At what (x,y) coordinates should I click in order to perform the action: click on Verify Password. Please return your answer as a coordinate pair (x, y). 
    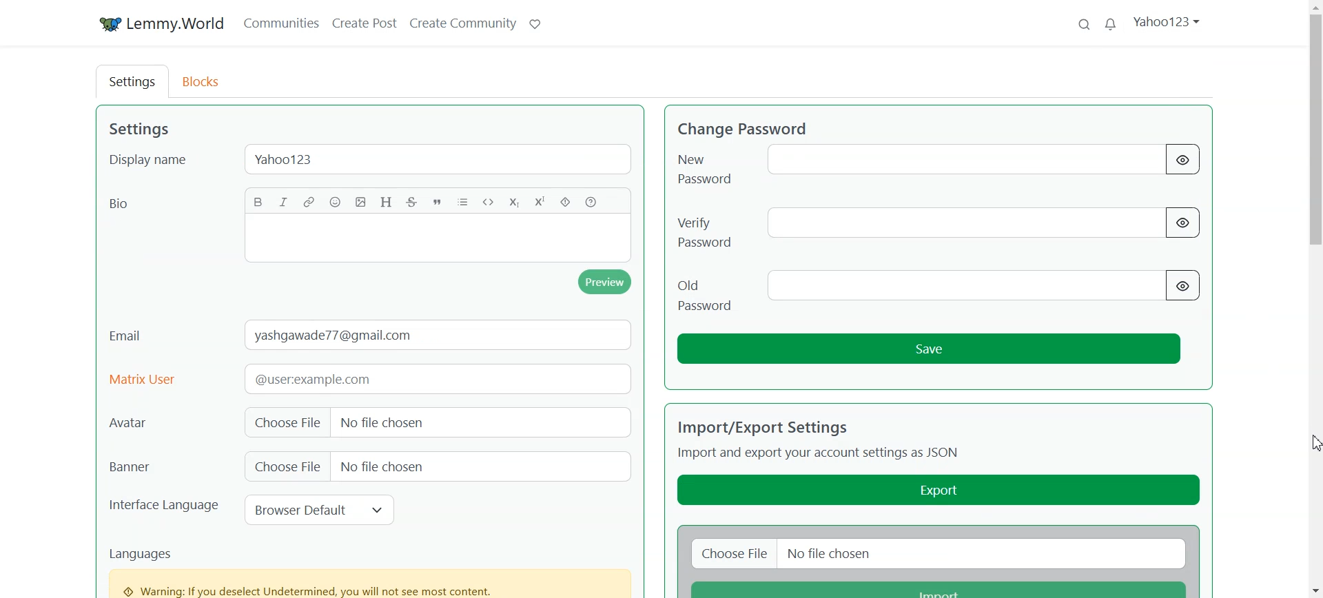
    Looking at the image, I should click on (707, 227).